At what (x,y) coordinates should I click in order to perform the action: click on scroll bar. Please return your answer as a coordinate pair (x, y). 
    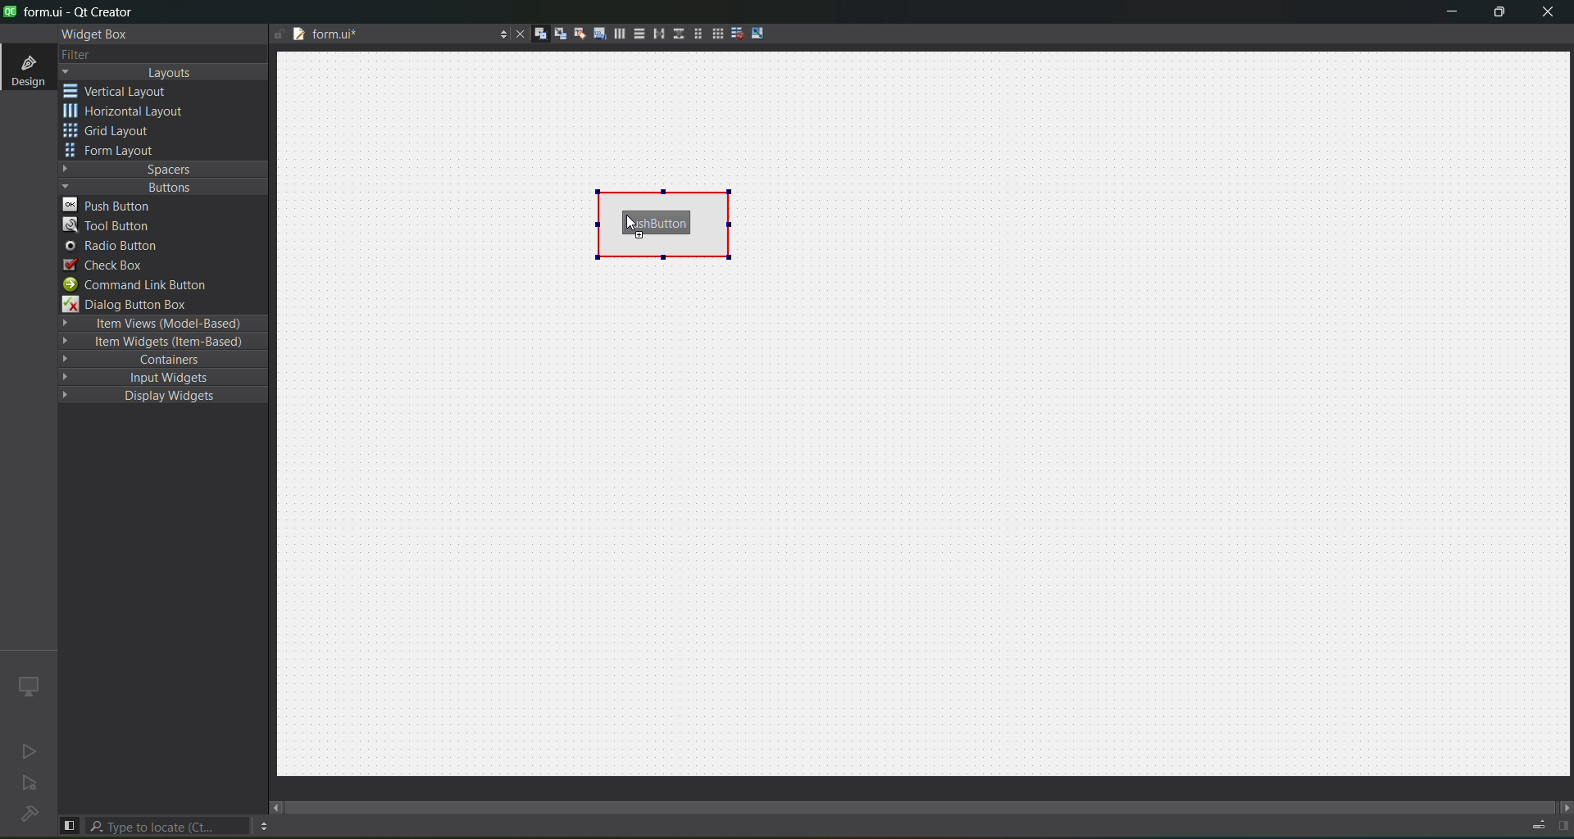
    Looking at the image, I should click on (921, 800).